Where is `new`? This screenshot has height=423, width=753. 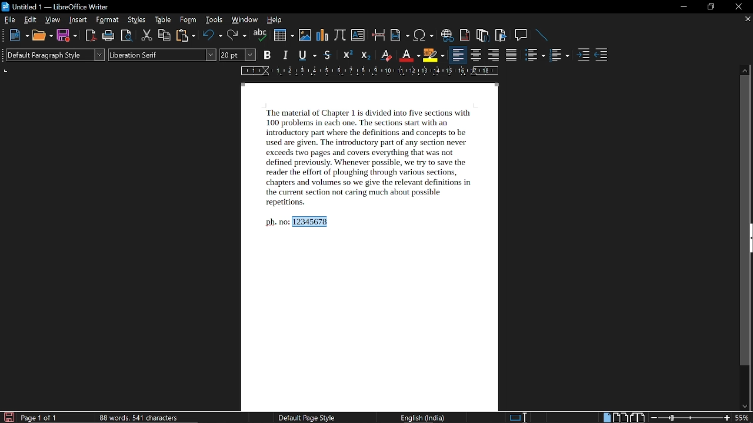
new is located at coordinates (19, 35).